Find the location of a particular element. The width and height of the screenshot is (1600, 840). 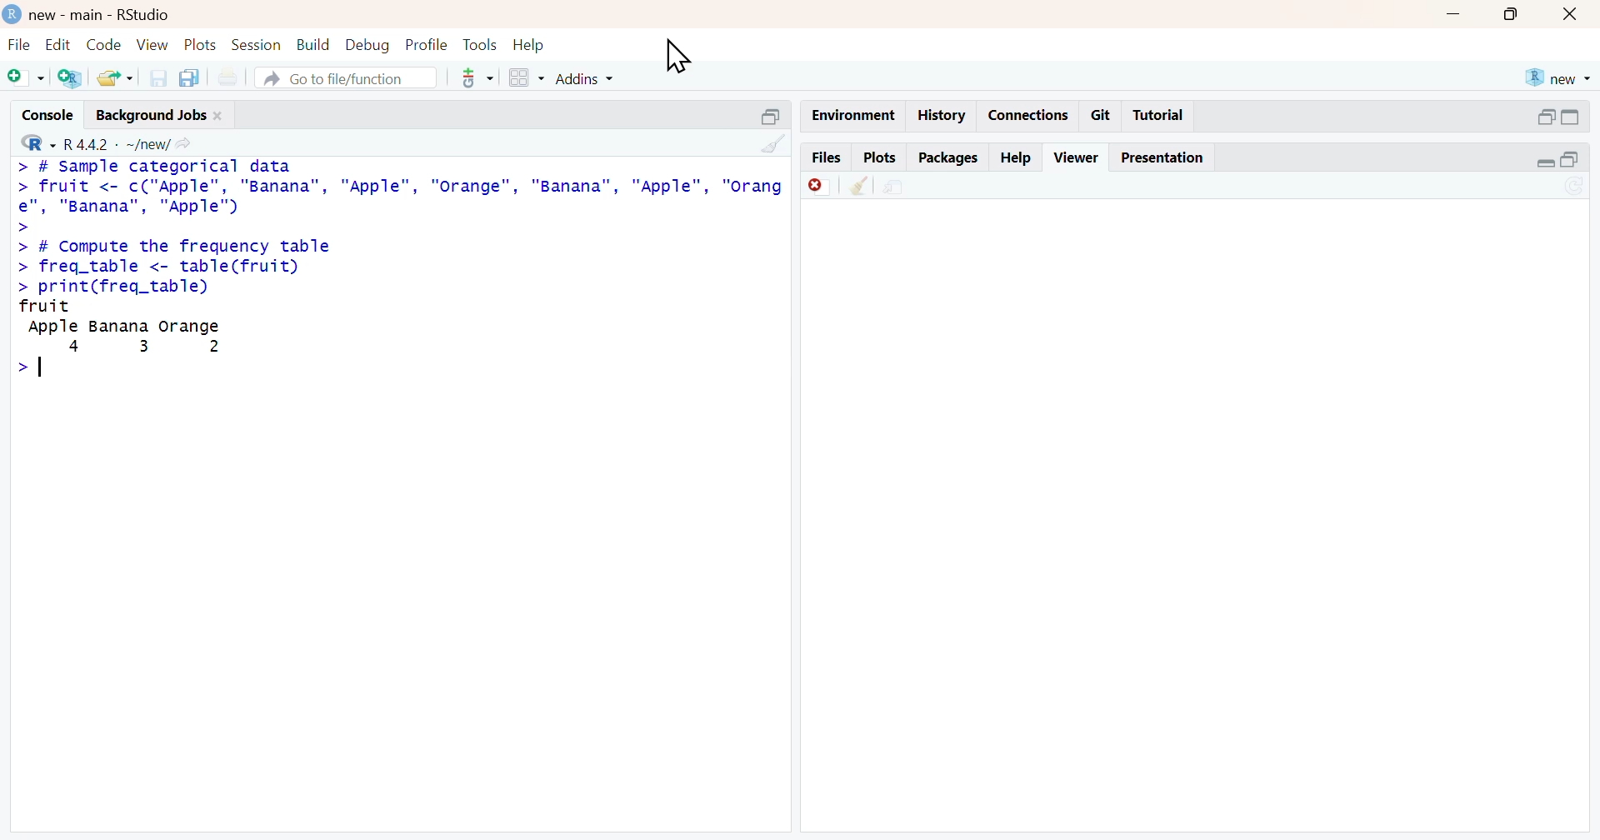

clear all viewer item is located at coordinates (861, 187).